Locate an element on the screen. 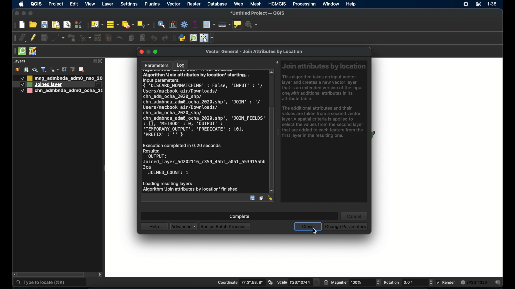  save entry is located at coordinates (252, 198).